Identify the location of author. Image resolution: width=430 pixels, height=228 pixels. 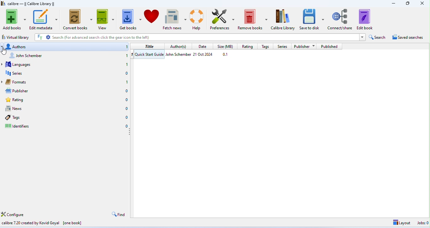
(178, 54).